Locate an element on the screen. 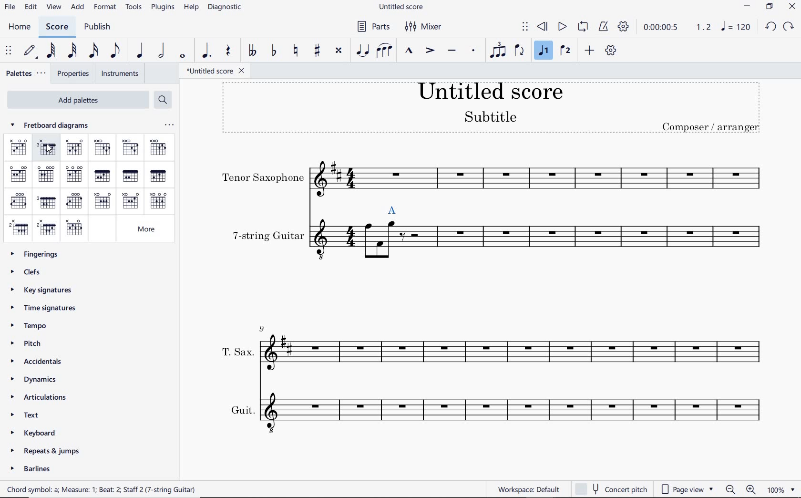  MORE is located at coordinates (148, 230).